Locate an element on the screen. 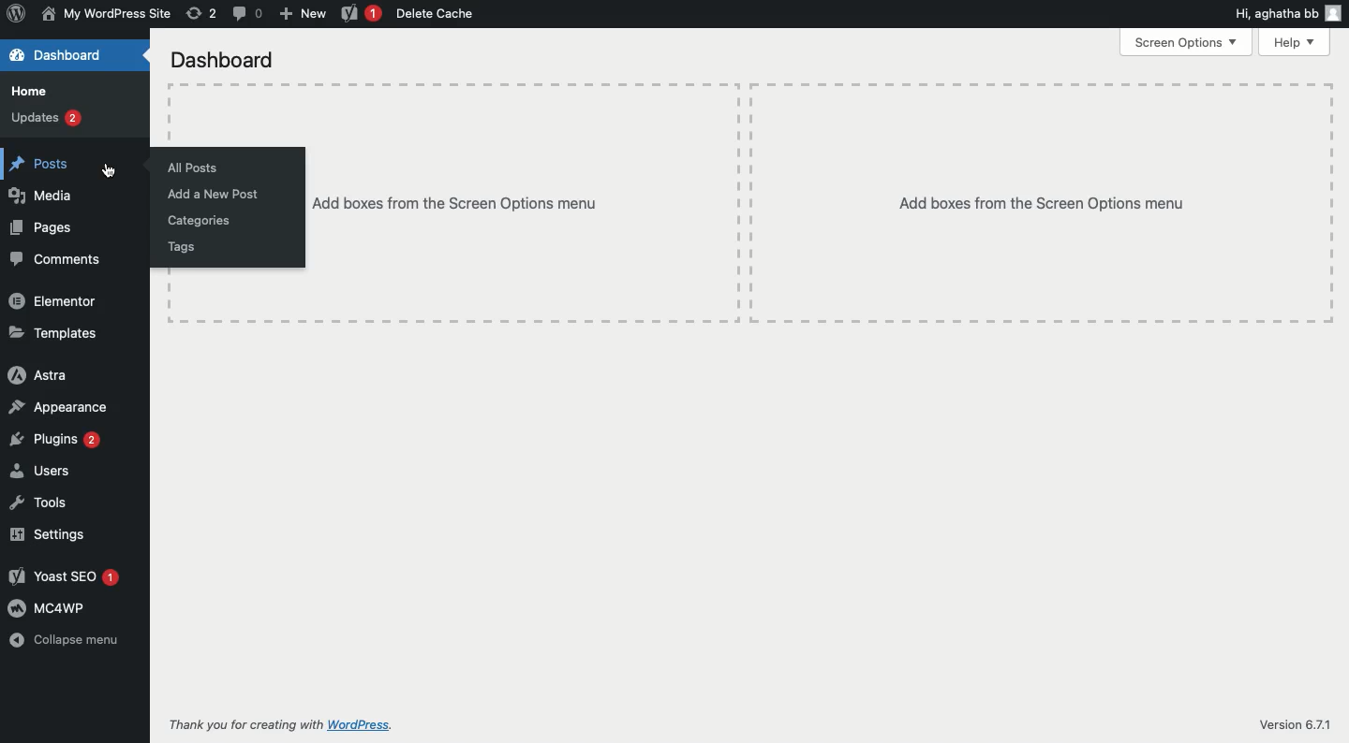 The width and height of the screenshot is (1349, 743). Templates is located at coordinates (52, 333).